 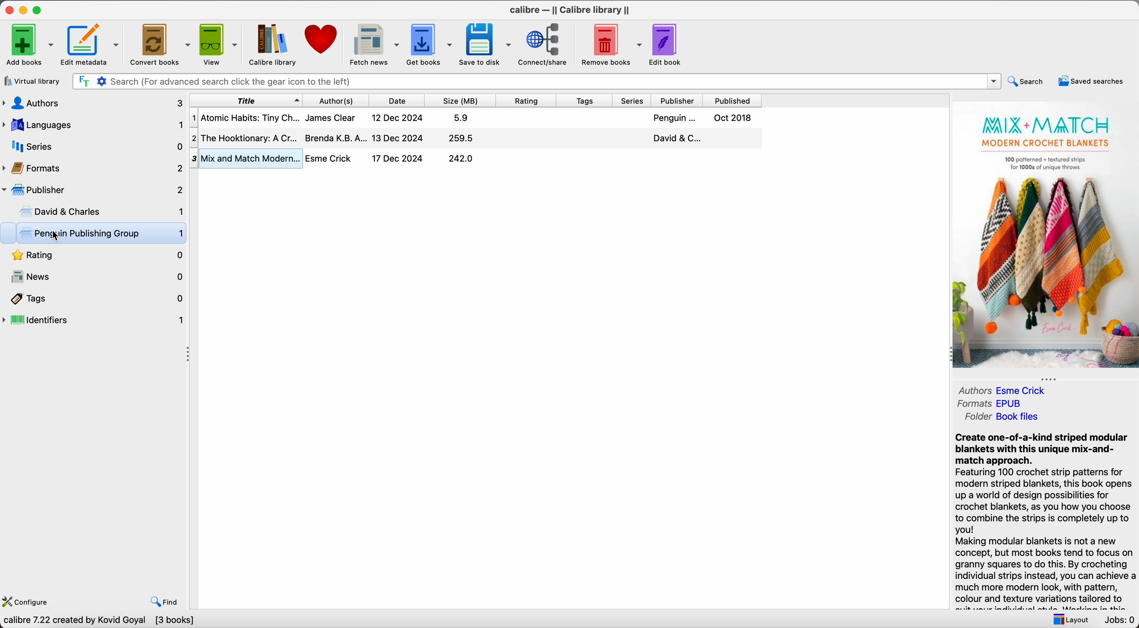 What do you see at coordinates (92, 45) in the screenshot?
I see `edit metadata` at bounding box center [92, 45].